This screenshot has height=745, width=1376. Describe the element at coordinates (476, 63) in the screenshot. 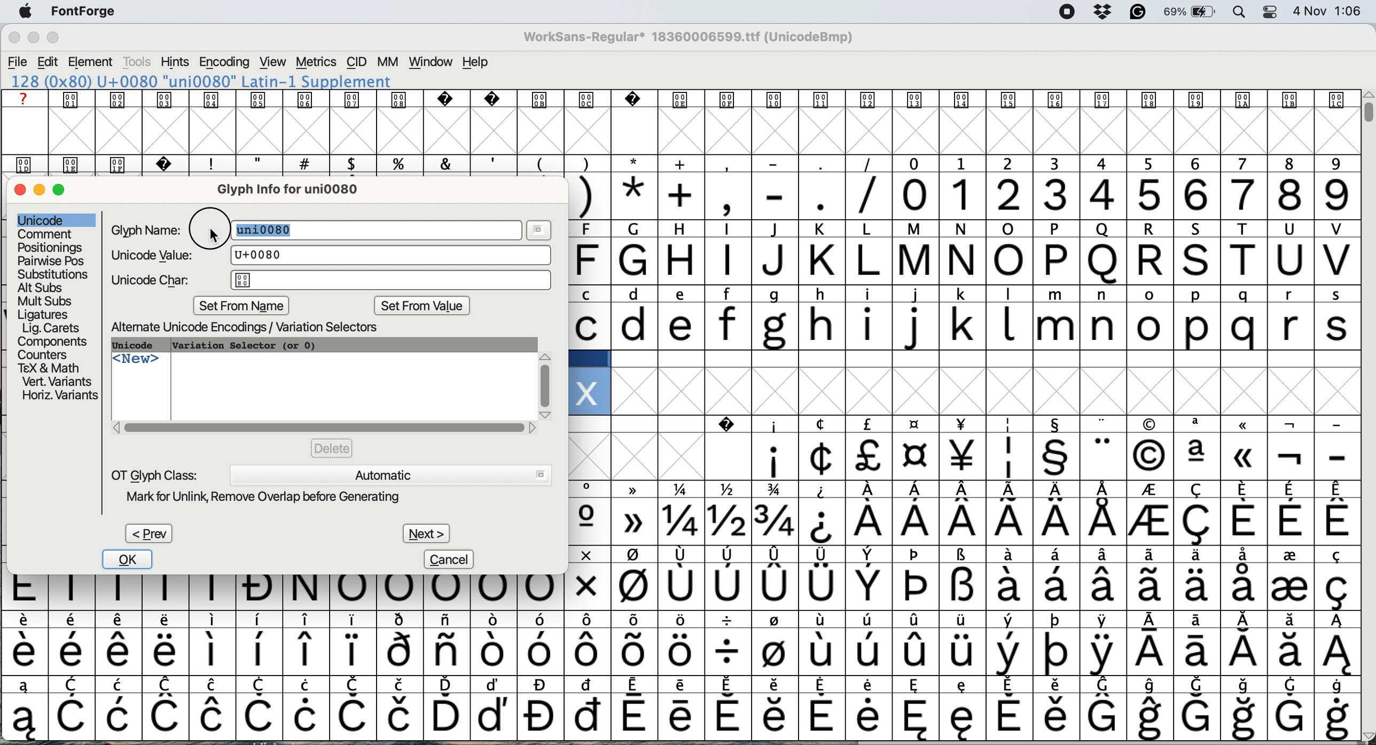

I see `help` at that location.